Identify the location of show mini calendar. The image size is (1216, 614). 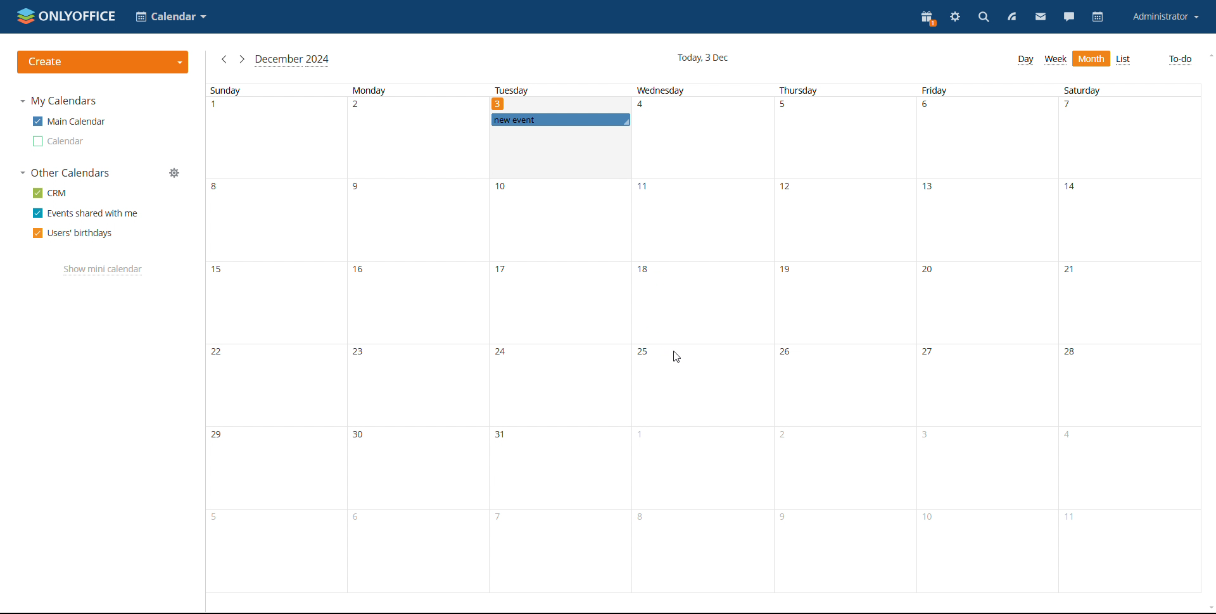
(103, 271).